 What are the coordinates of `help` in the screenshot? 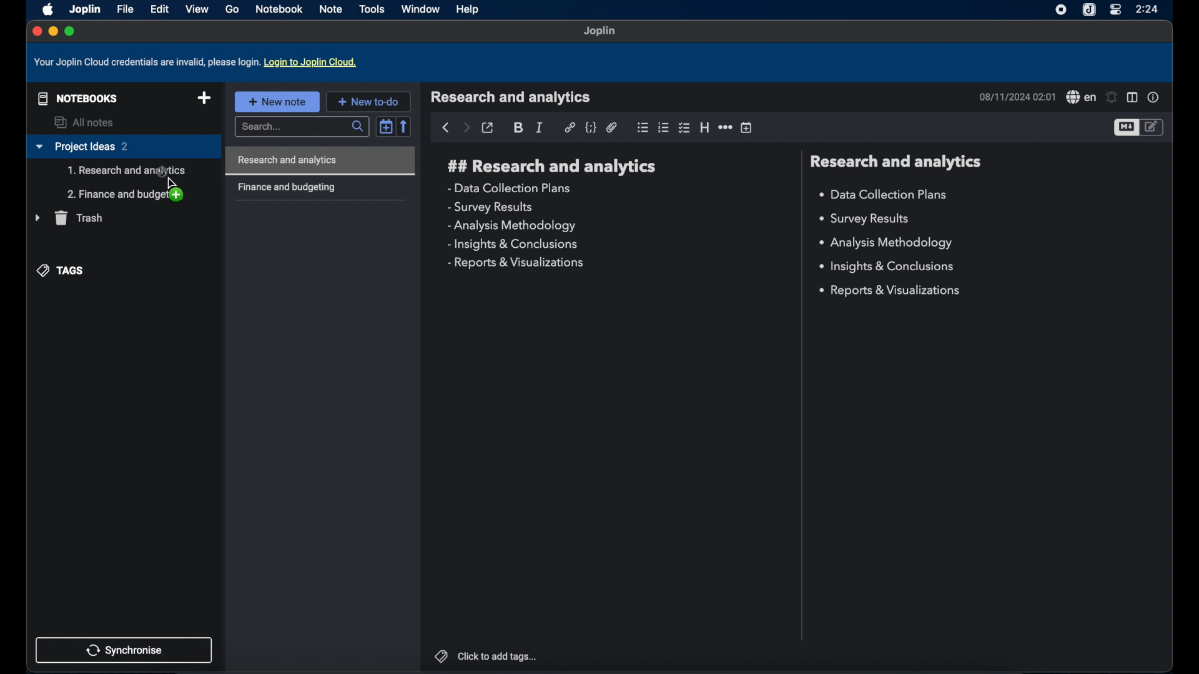 It's located at (468, 11).